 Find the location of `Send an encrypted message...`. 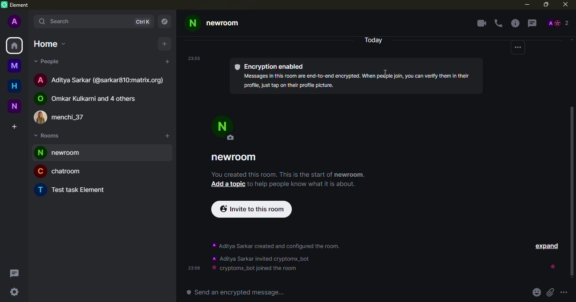

Send an encrypted message... is located at coordinates (236, 293).